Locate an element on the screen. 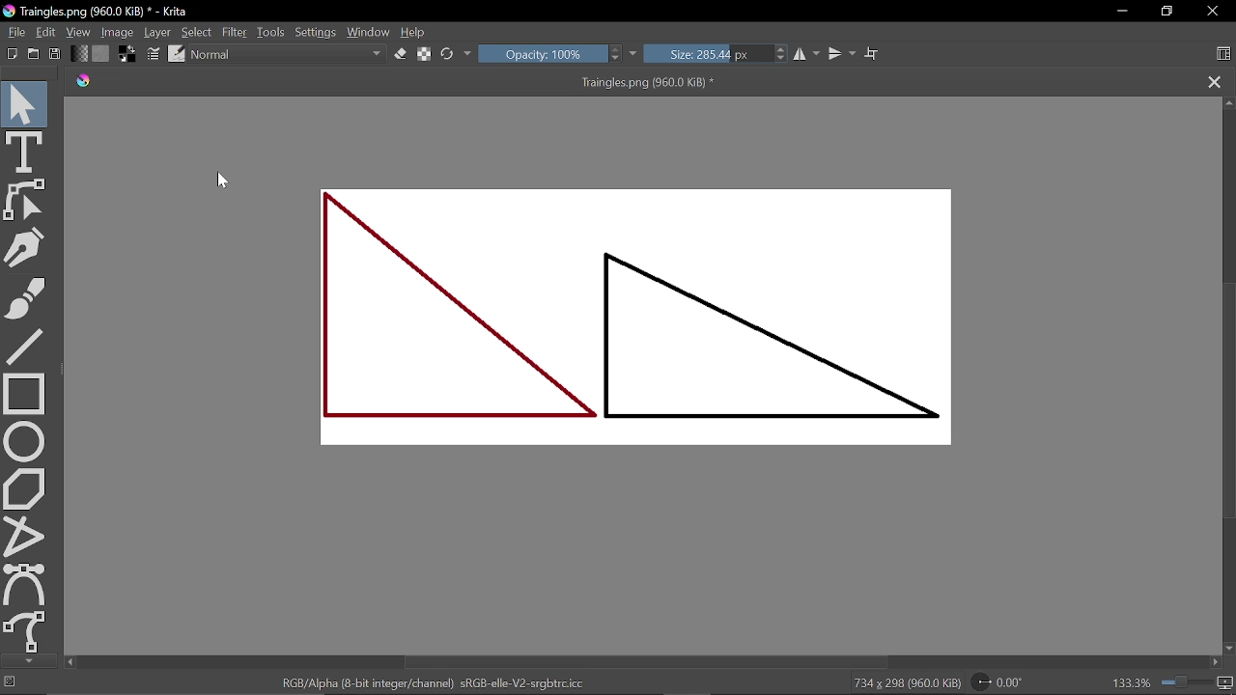  Layer is located at coordinates (156, 32).